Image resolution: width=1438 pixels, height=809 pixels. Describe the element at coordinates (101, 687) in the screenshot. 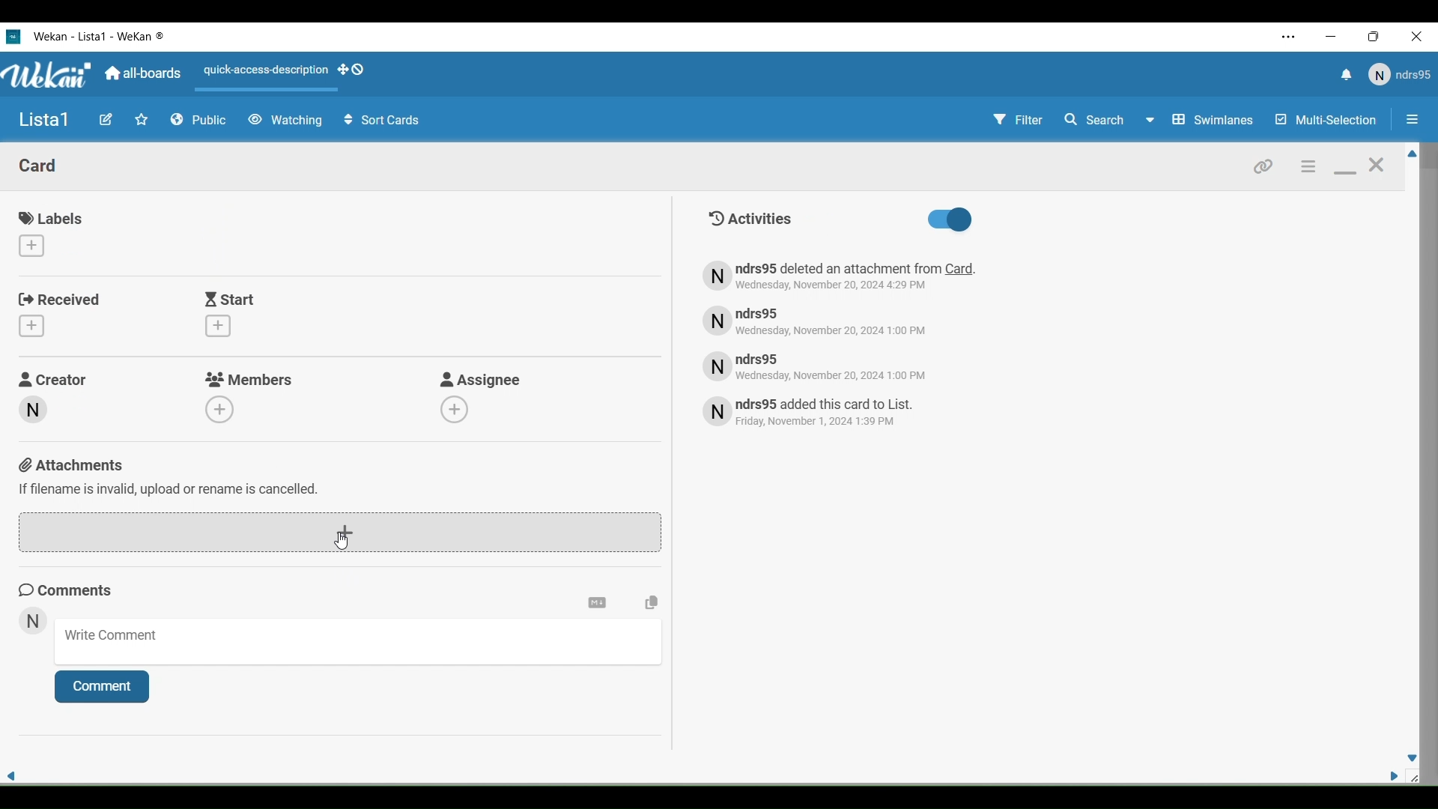

I see `Comment` at that location.